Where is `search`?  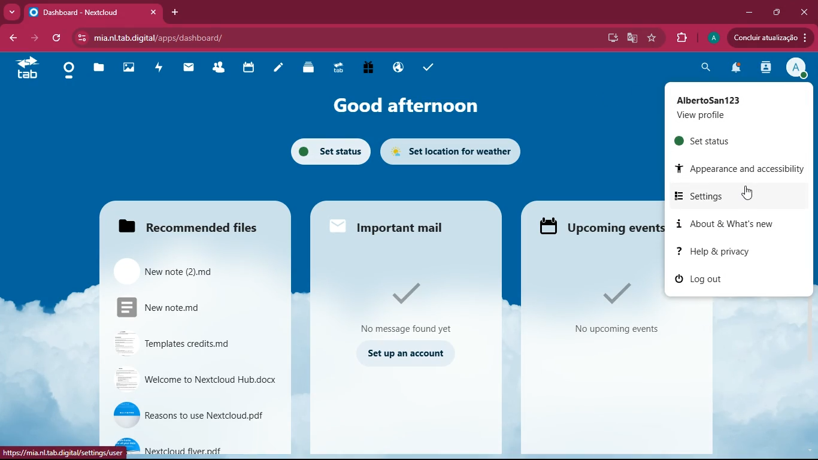
search is located at coordinates (705, 69).